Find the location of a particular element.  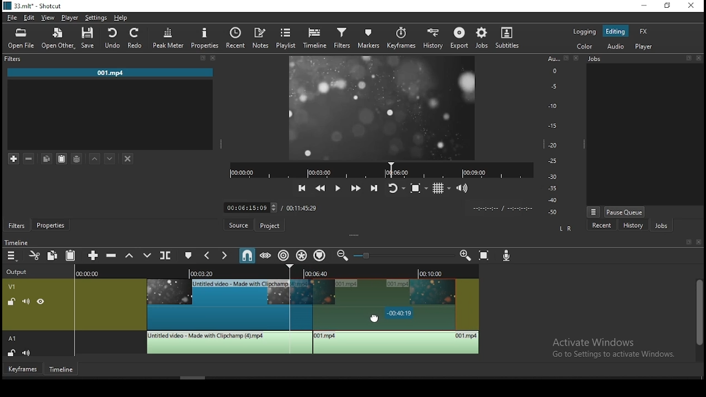

lift is located at coordinates (130, 256).